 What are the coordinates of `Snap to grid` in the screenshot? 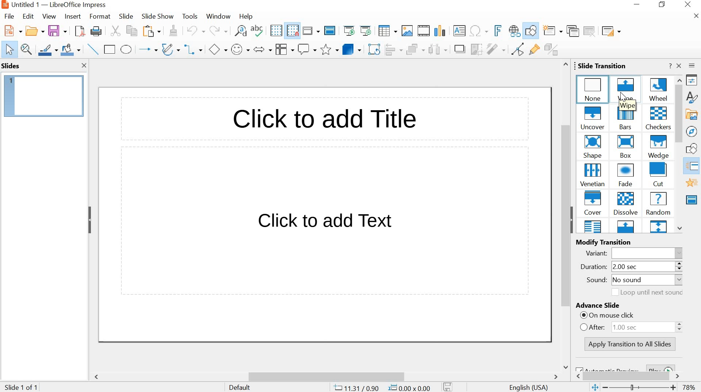 It's located at (292, 31).